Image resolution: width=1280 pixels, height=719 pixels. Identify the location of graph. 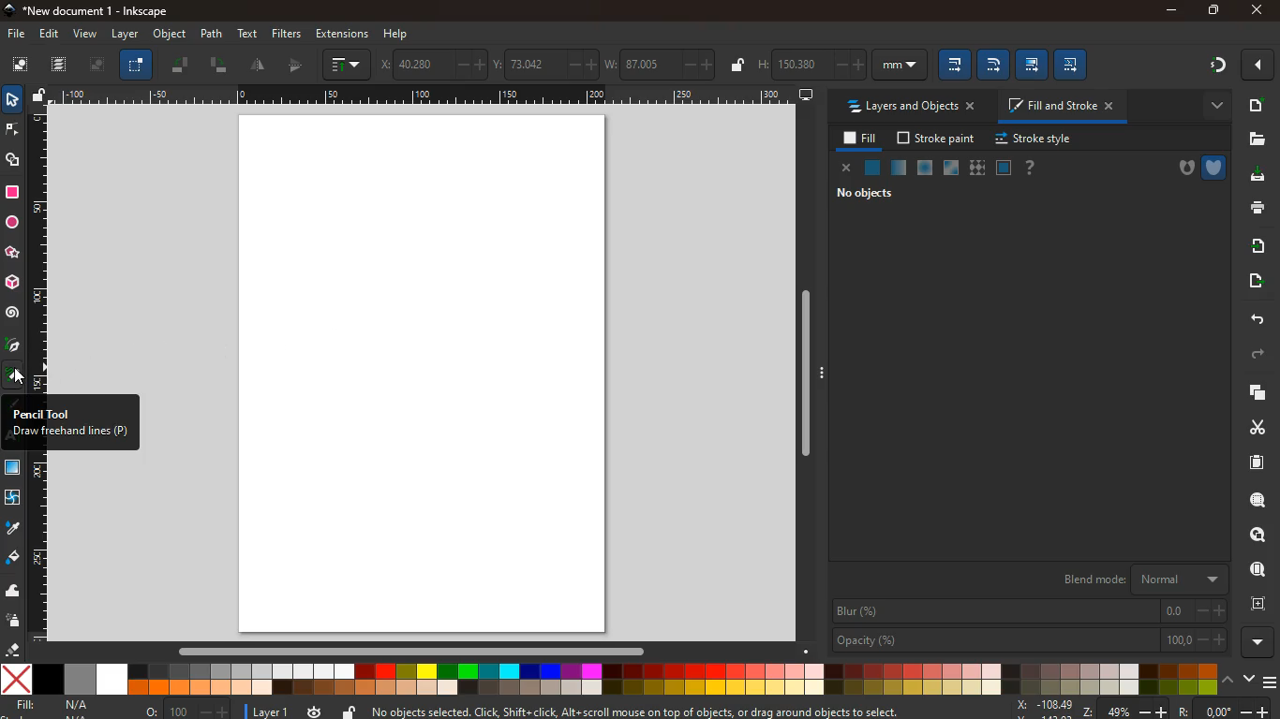
(348, 66).